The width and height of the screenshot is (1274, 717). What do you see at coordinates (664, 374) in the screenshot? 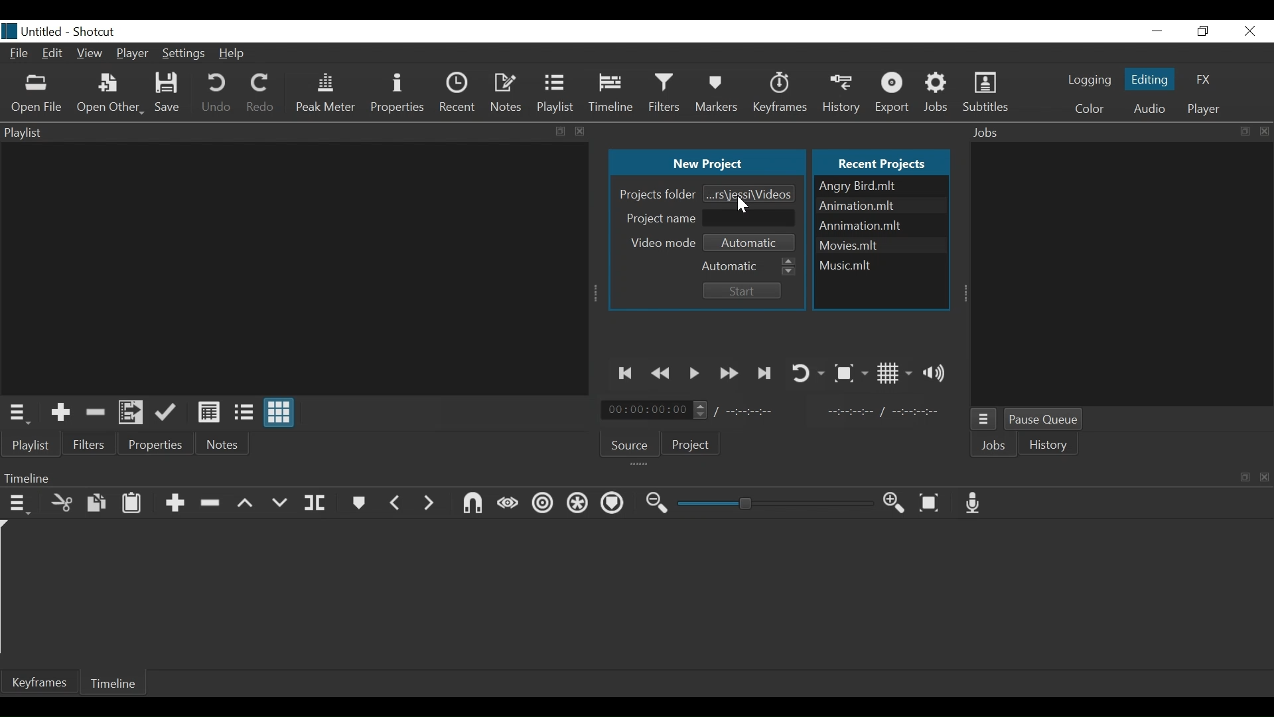
I see `Play backwards quickly` at bounding box center [664, 374].